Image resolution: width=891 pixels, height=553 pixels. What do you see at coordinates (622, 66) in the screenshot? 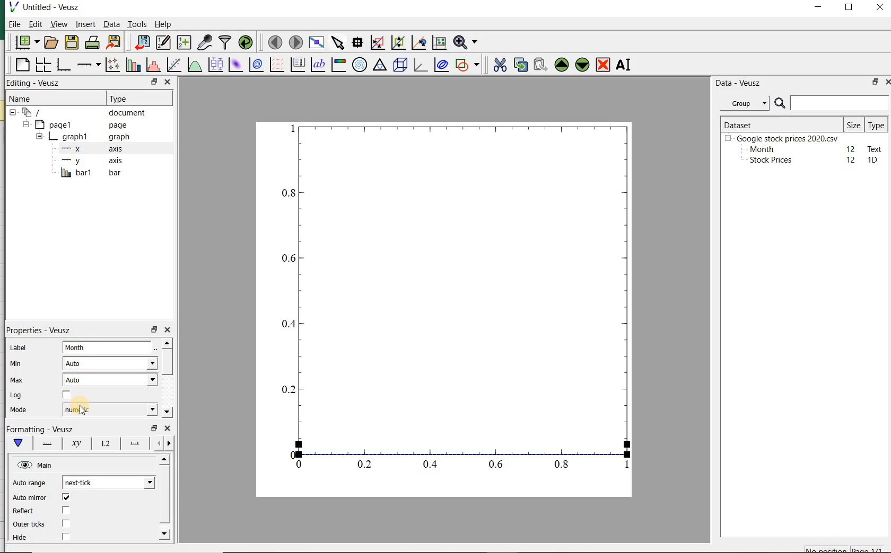
I see `renames the selected widget` at bounding box center [622, 66].